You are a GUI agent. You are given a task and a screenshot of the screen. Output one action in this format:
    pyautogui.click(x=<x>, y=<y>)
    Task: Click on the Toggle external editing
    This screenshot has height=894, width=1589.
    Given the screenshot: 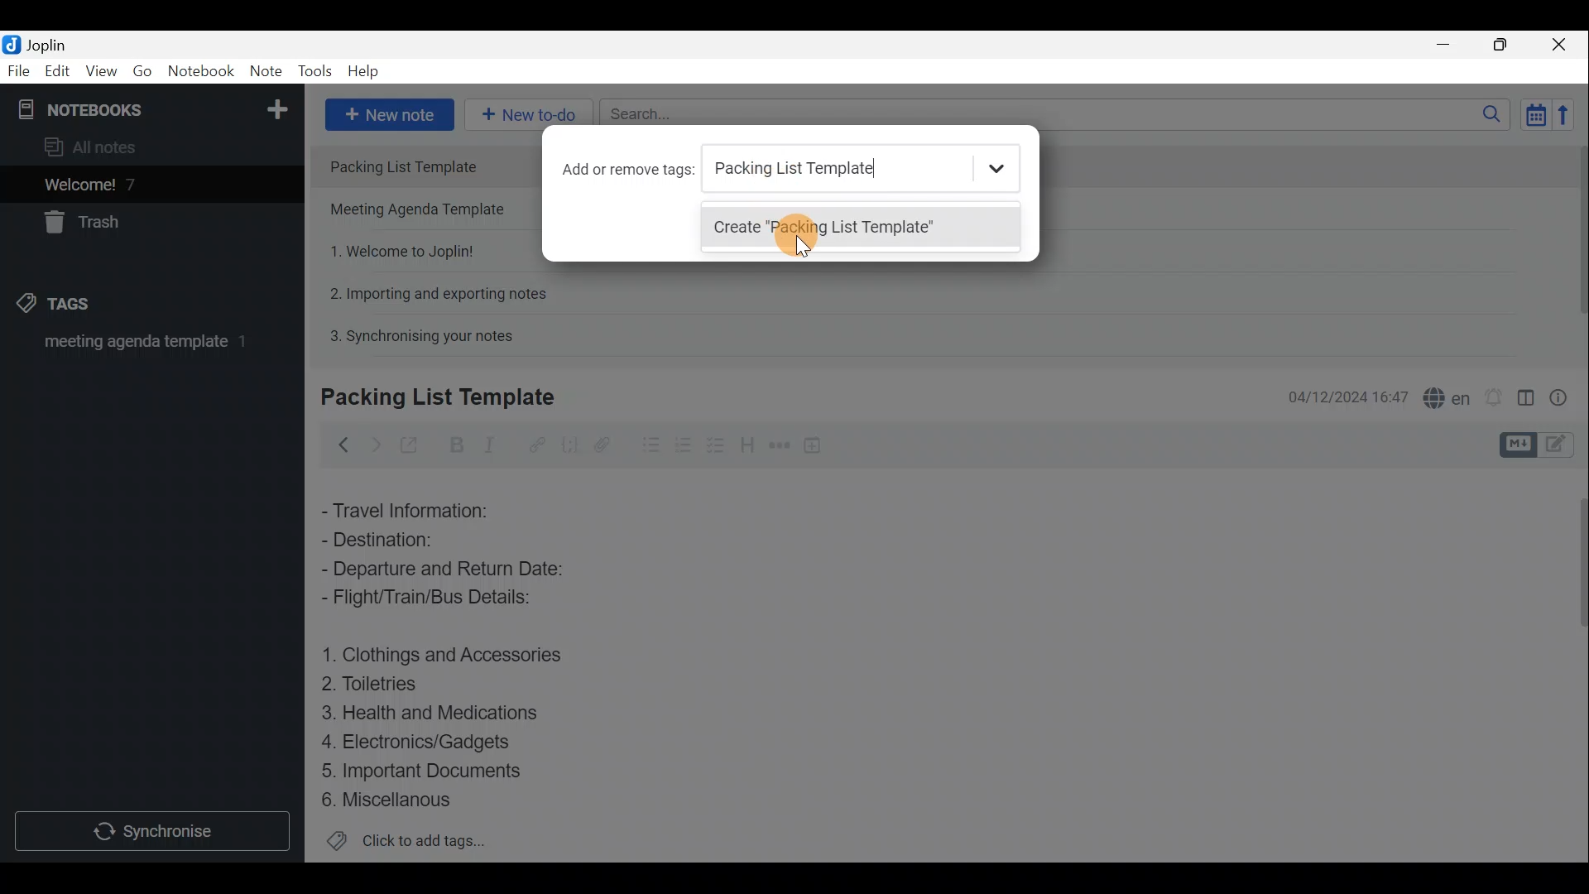 What is the action you would take?
    pyautogui.click(x=410, y=443)
    